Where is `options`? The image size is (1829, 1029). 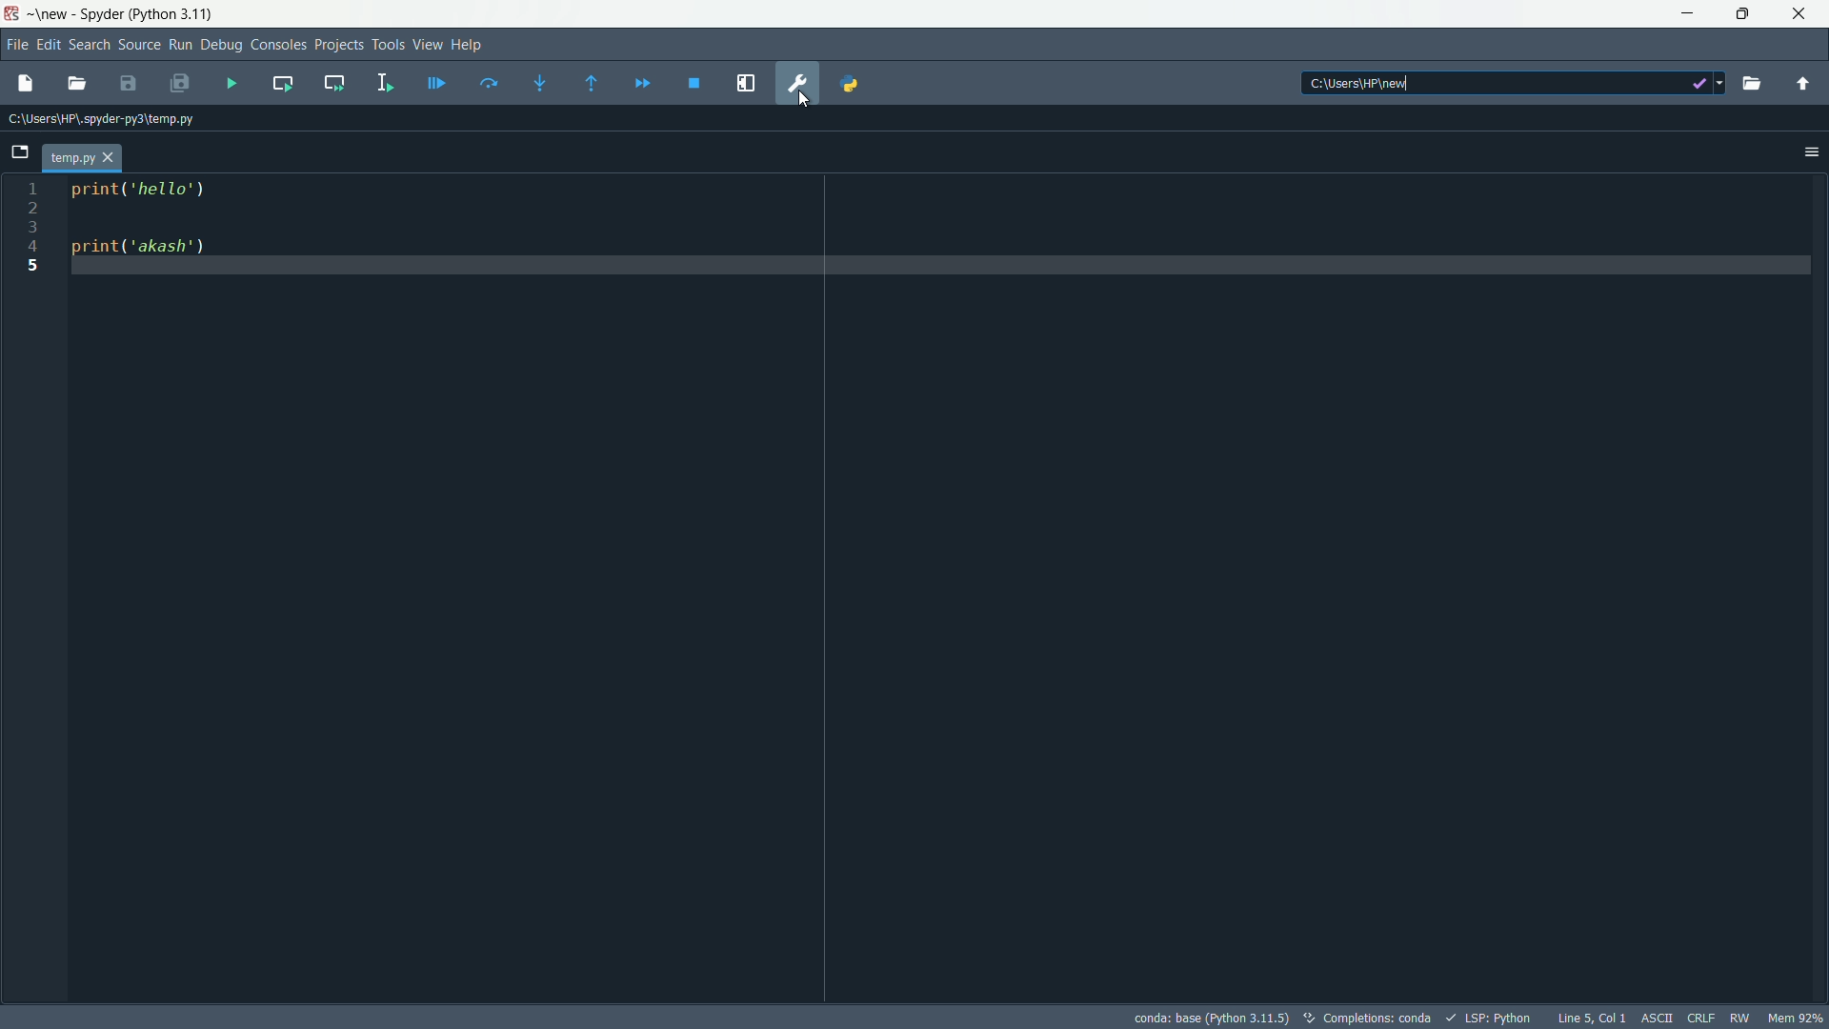
options is located at coordinates (1808, 151).